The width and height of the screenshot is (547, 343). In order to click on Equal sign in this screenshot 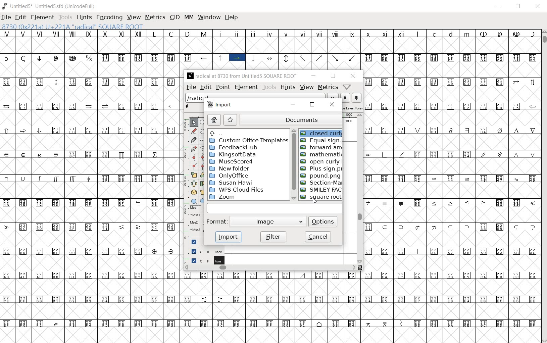, I will do `click(321, 140)`.